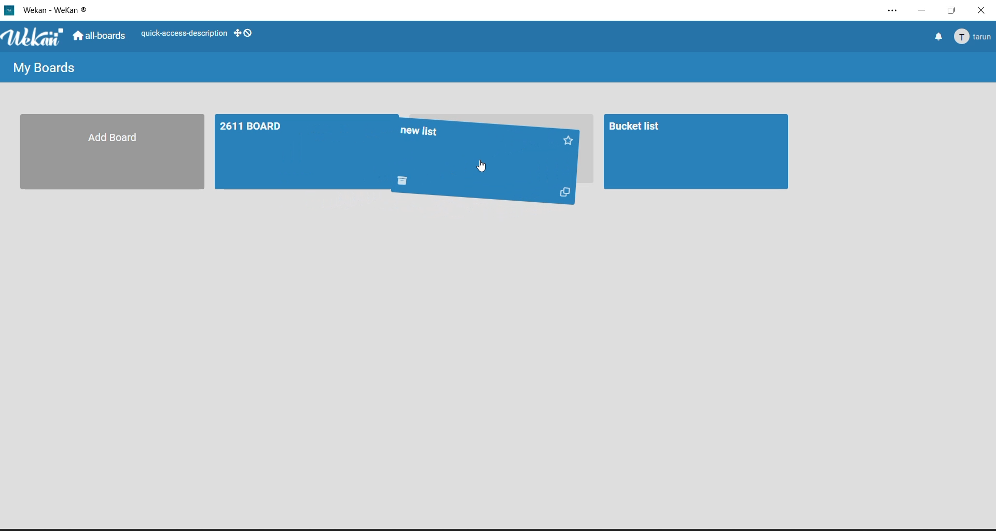 The width and height of the screenshot is (996, 531). I want to click on Delete, so click(402, 182).